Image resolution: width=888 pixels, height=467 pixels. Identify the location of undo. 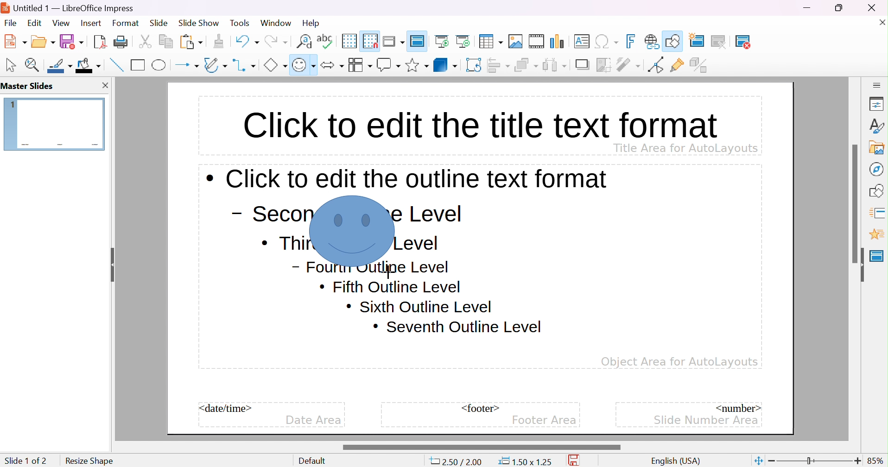
(246, 40).